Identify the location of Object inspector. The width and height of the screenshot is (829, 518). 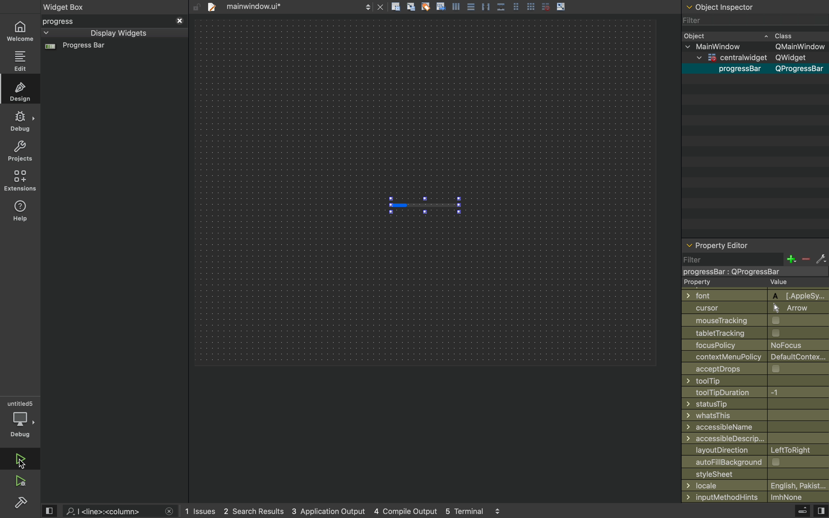
(756, 6).